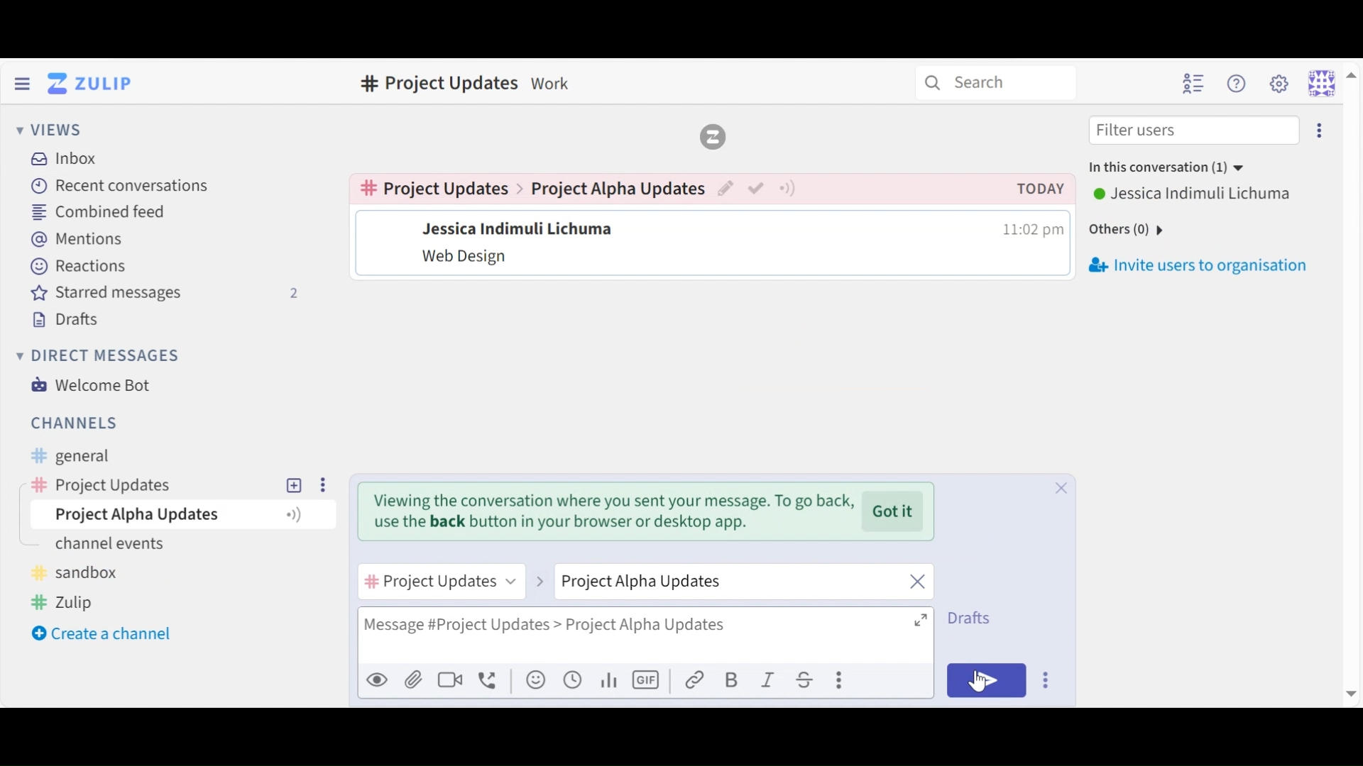 The width and height of the screenshot is (1363, 766). Describe the element at coordinates (489, 680) in the screenshot. I see `Add voice call` at that location.